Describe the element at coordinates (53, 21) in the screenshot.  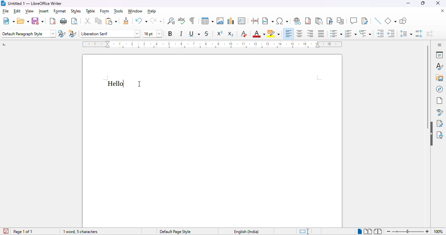
I see `export directly as PDF` at that location.